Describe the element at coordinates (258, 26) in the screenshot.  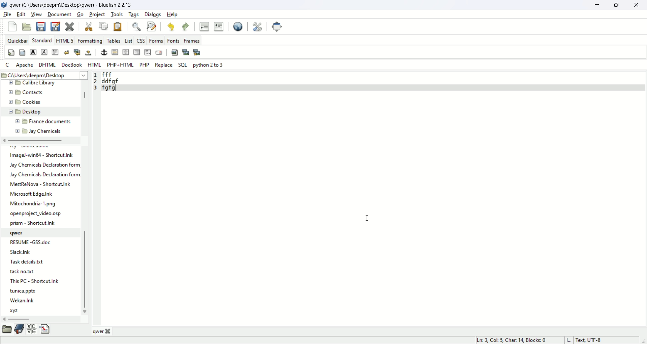
I see `edit preferences` at that location.